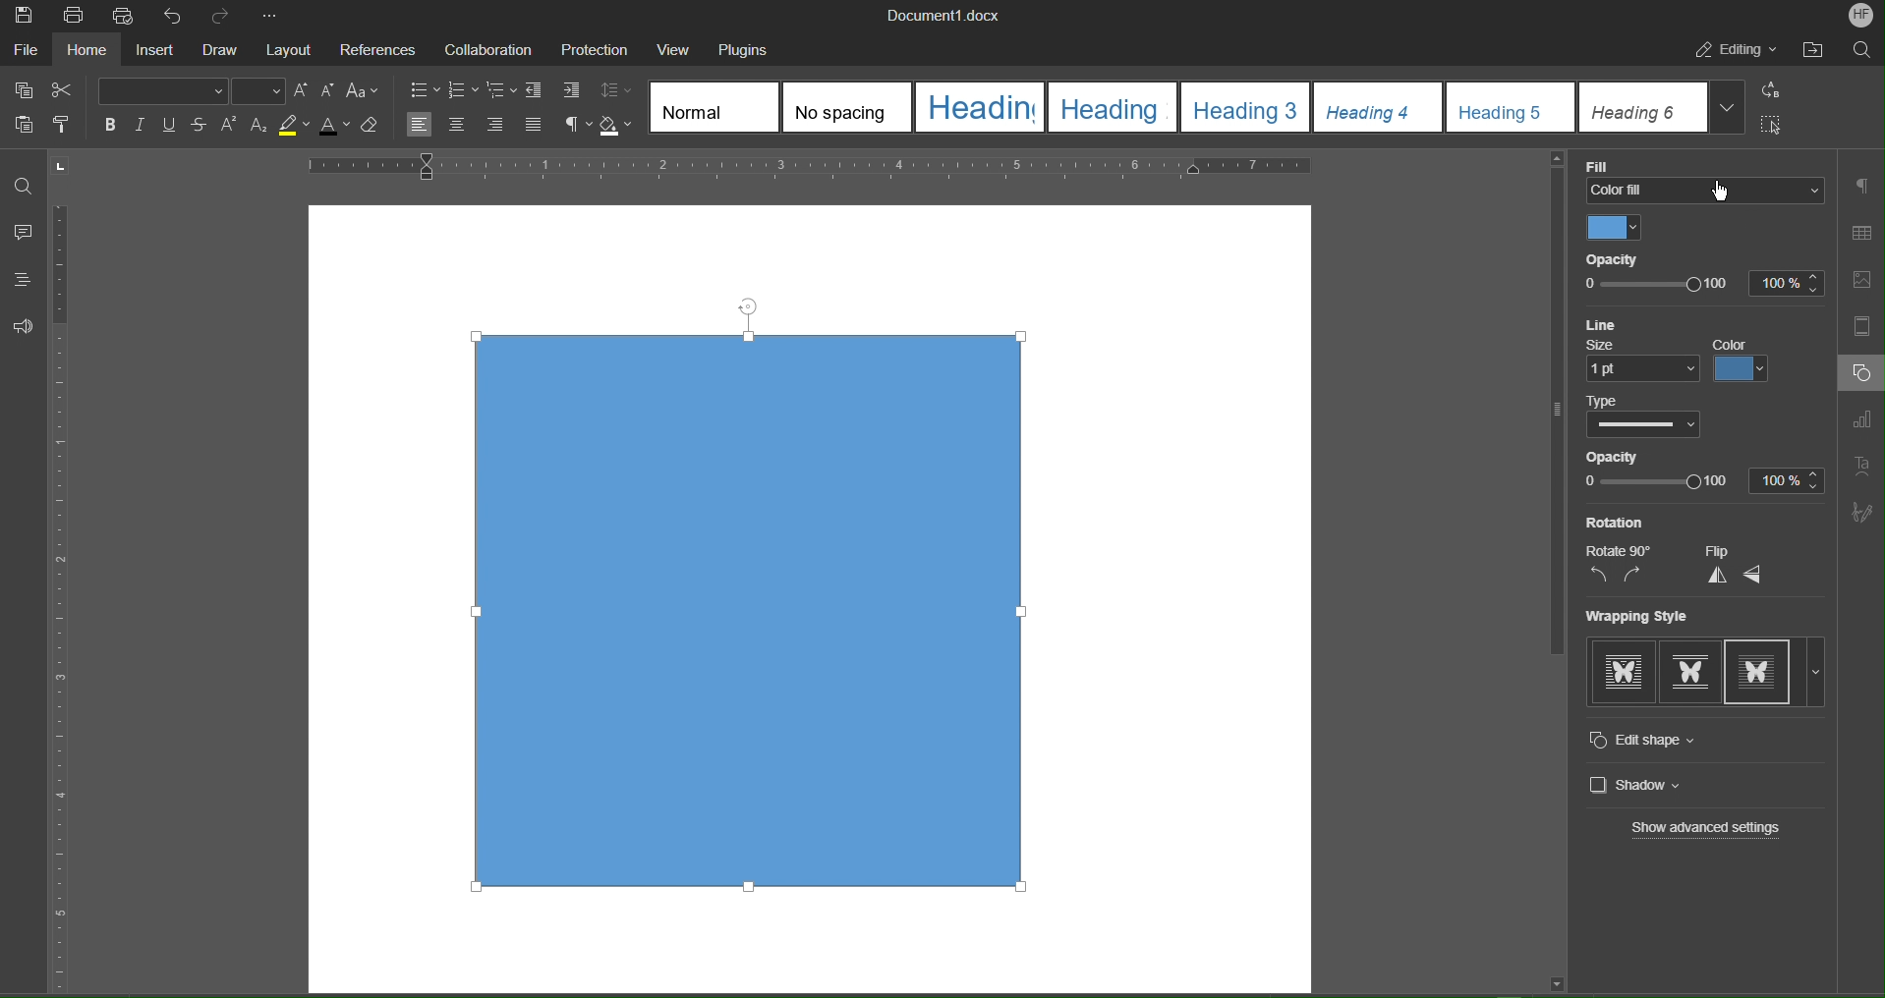  I want to click on 100%, so click(1789, 480).